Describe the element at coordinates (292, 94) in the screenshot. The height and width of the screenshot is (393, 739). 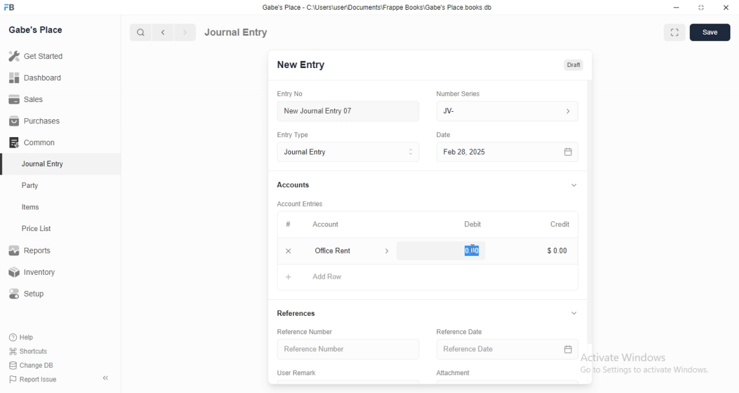
I see `Entry No` at that location.